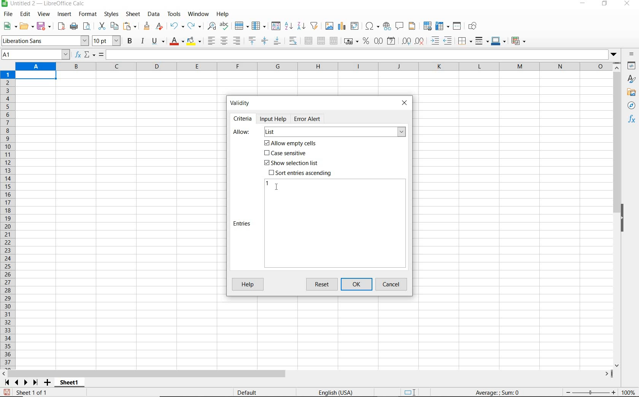  Describe the element at coordinates (286, 154) in the screenshot. I see `Case sensitive` at that location.